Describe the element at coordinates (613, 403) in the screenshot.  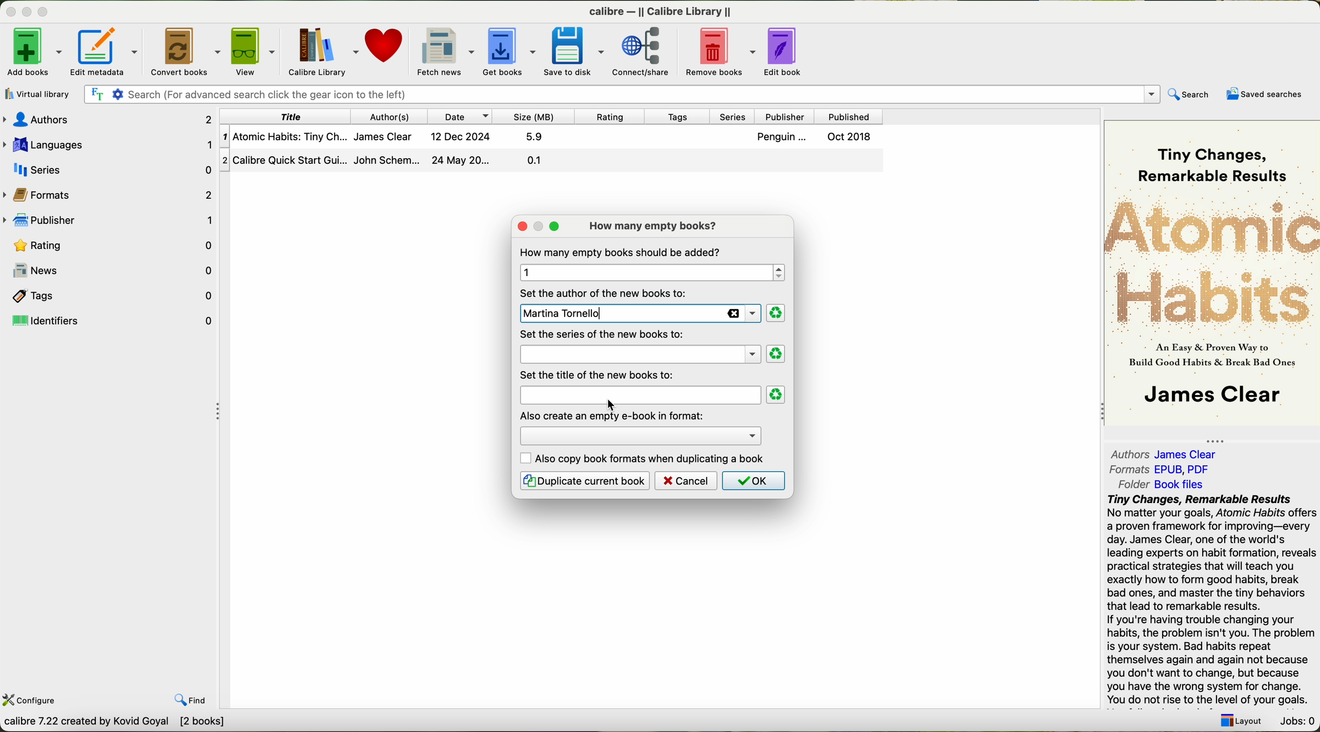
I see `click` at that location.